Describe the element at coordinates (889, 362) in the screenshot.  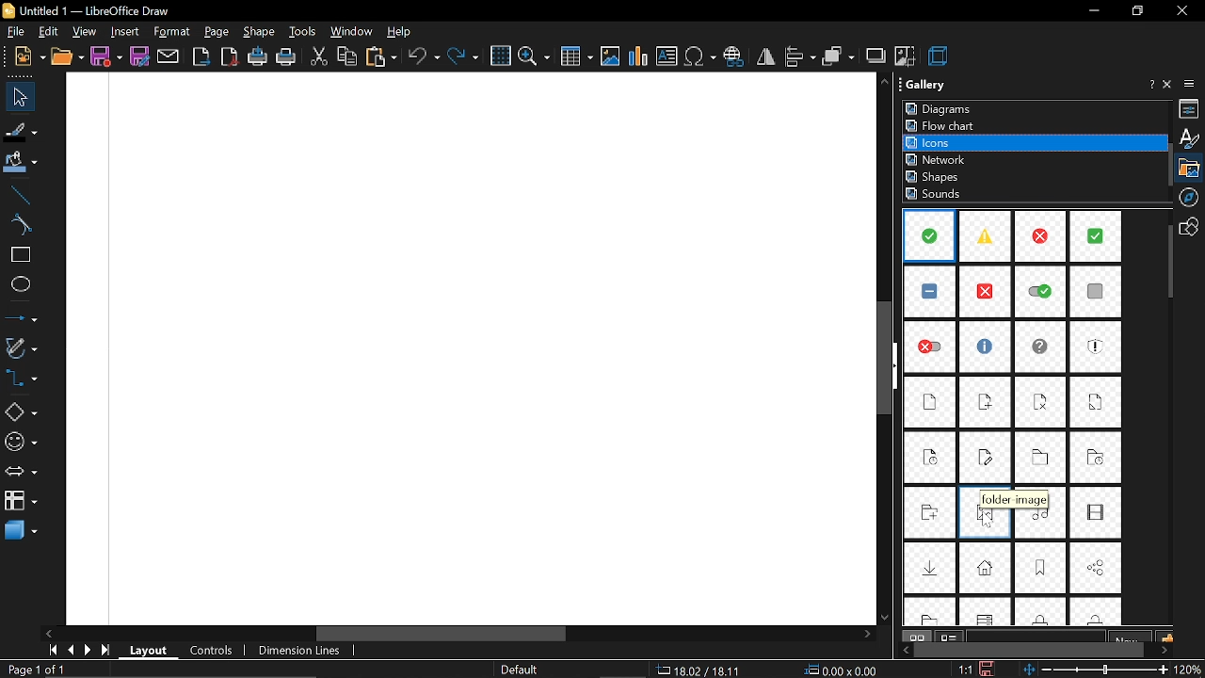
I see `vertical scrollbar` at that location.